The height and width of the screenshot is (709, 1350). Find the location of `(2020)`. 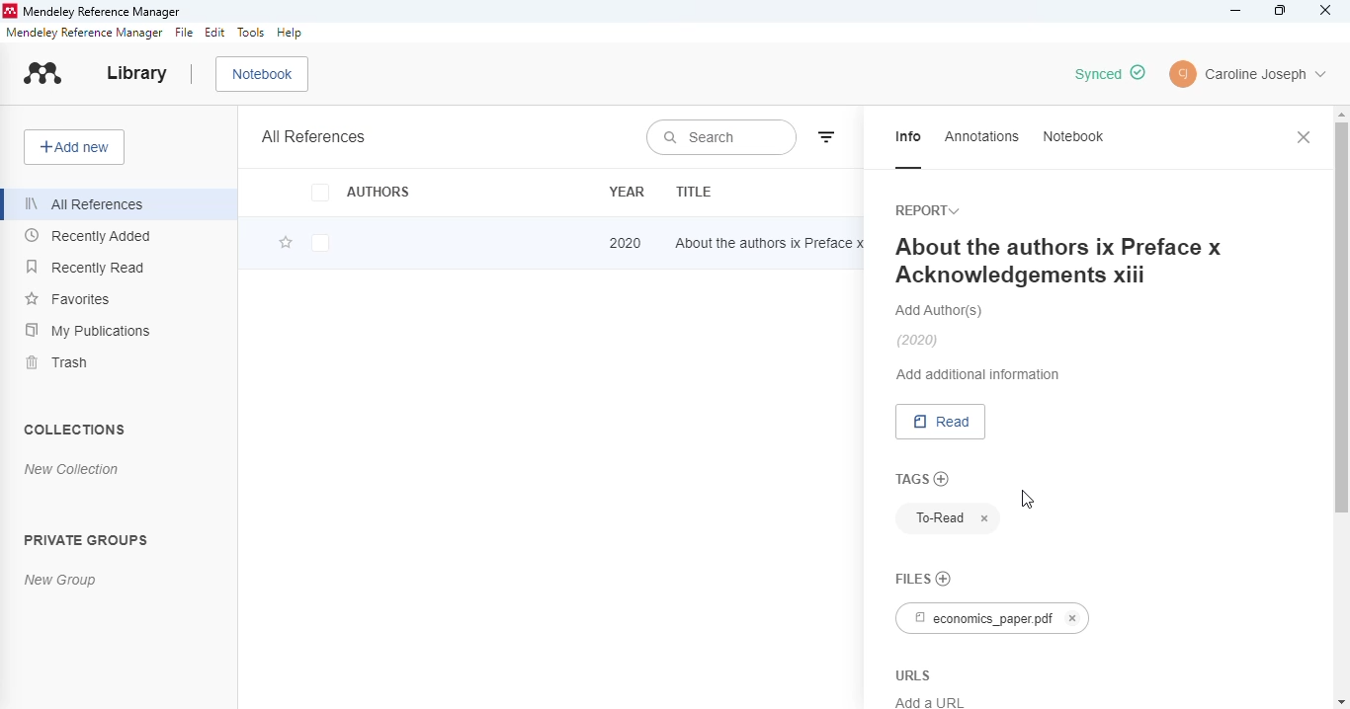

(2020) is located at coordinates (918, 341).